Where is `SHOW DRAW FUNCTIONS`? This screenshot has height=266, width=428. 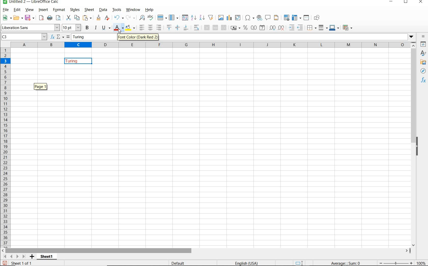 SHOW DRAW FUNCTIONS is located at coordinates (317, 18).